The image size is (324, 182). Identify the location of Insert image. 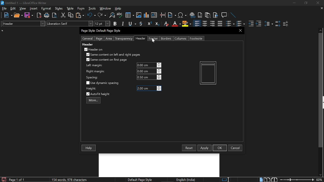
(139, 15).